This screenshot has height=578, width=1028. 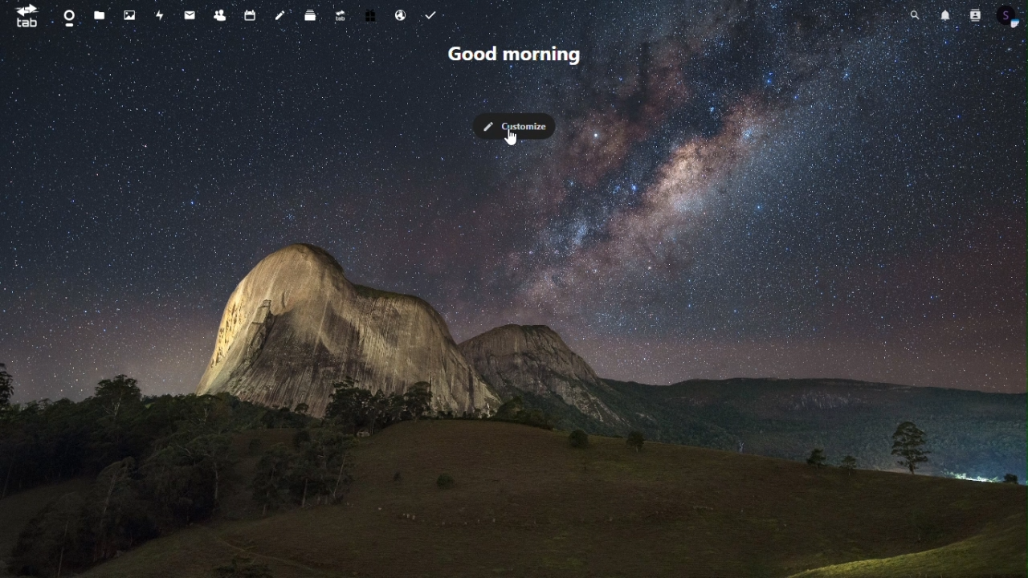 What do you see at coordinates (402, 17) in the screenshot?
I see `mail hosting` at bounding box center [402, 17].